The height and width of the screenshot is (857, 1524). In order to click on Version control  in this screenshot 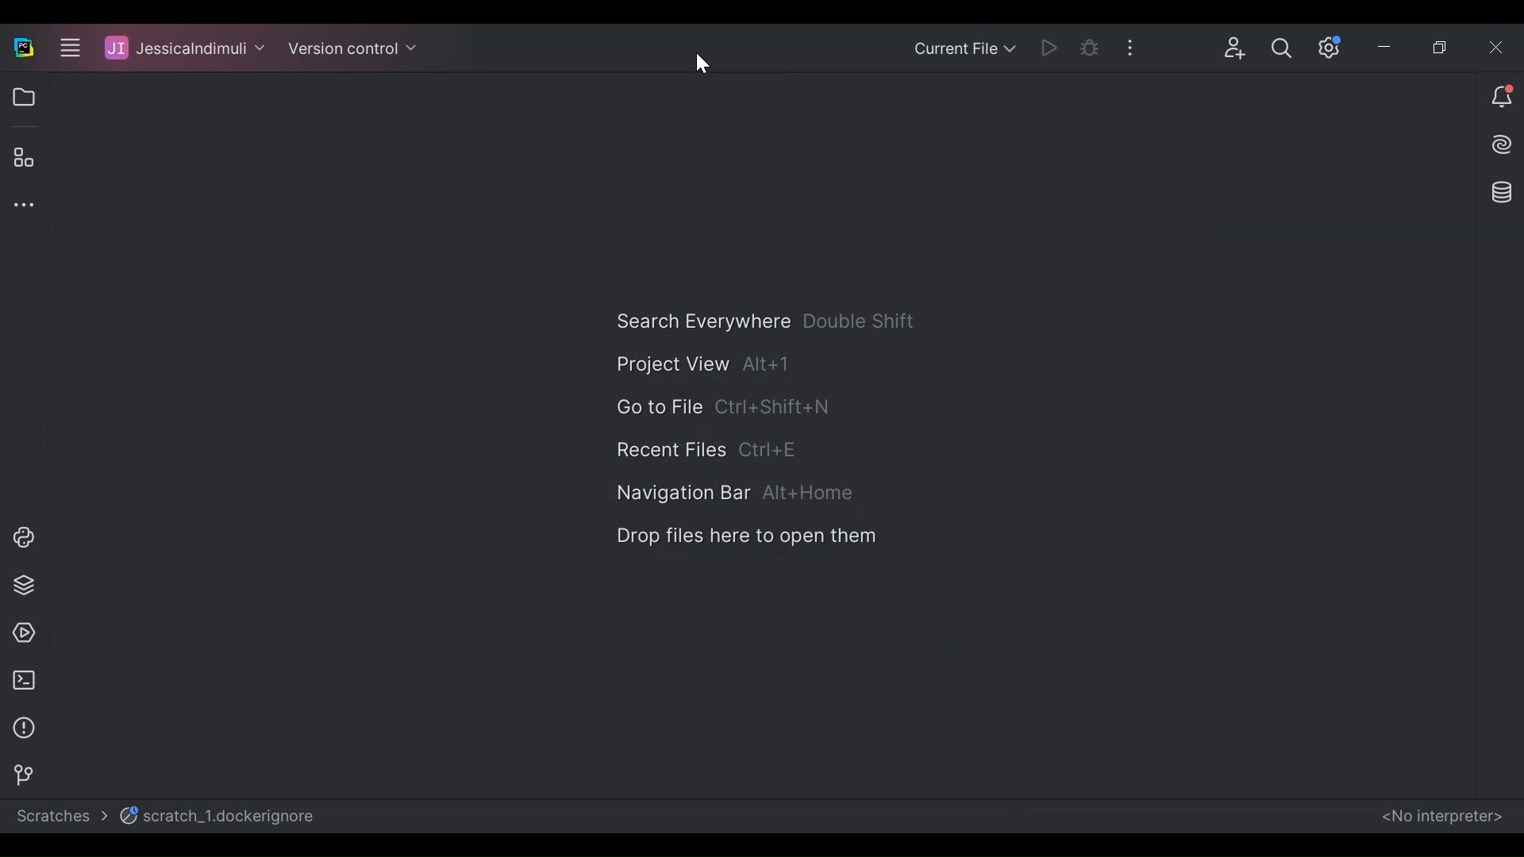, I will do `click(353, 50)`.